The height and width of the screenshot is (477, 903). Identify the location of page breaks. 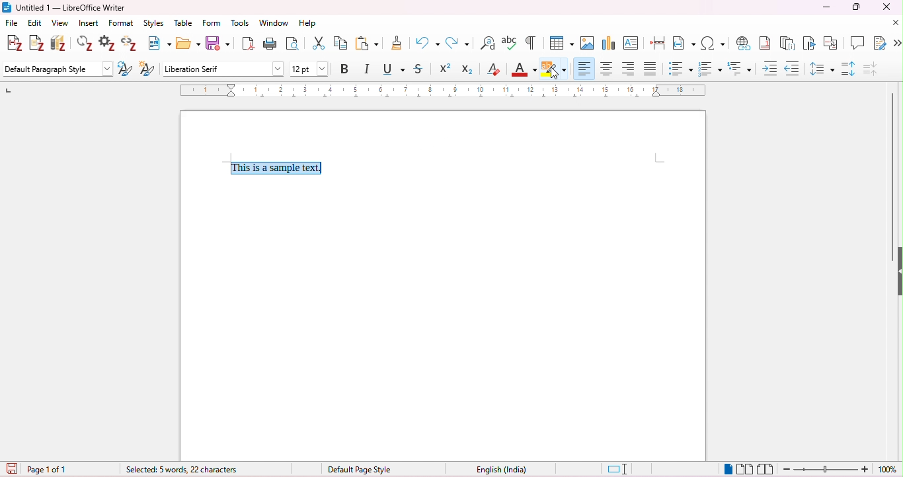
(658, 43).